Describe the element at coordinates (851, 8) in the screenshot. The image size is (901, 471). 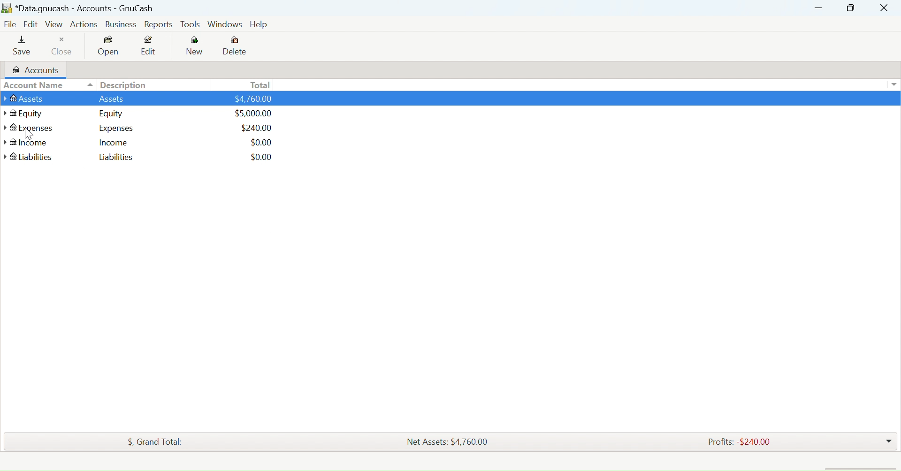
I see `Minimize` at that location.